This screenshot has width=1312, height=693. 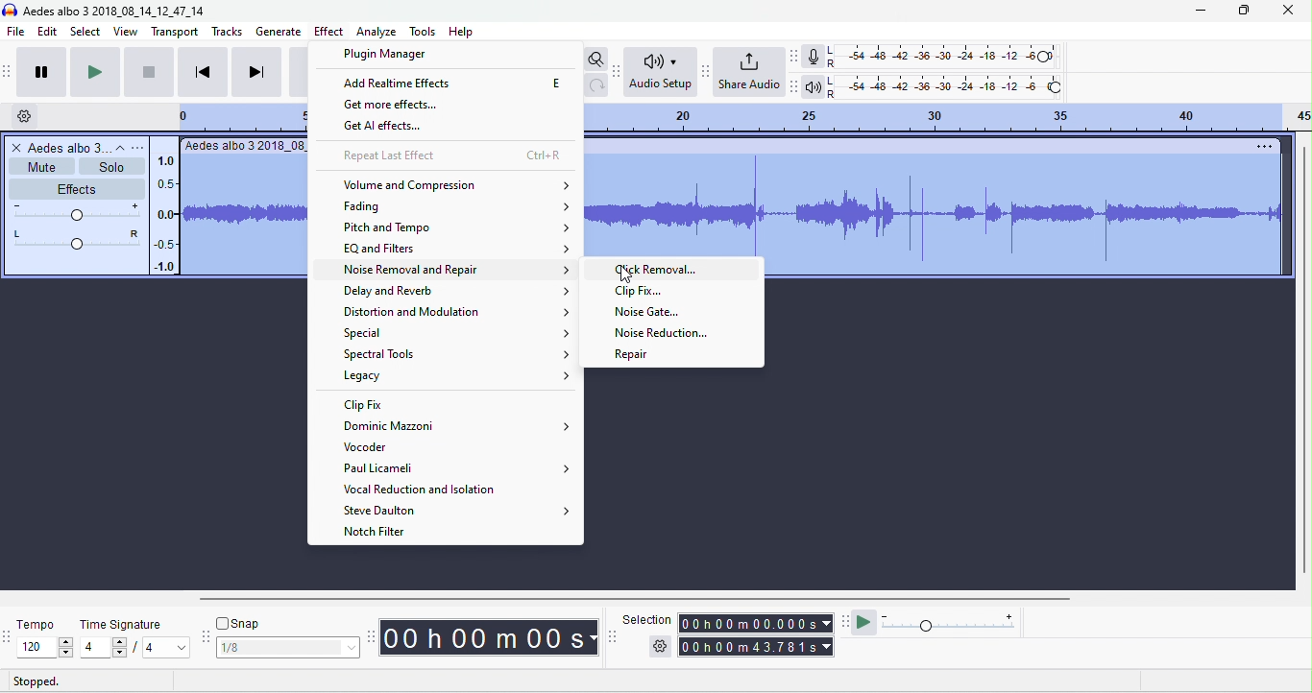 I want to click on redo, so click(x=597, y=85).